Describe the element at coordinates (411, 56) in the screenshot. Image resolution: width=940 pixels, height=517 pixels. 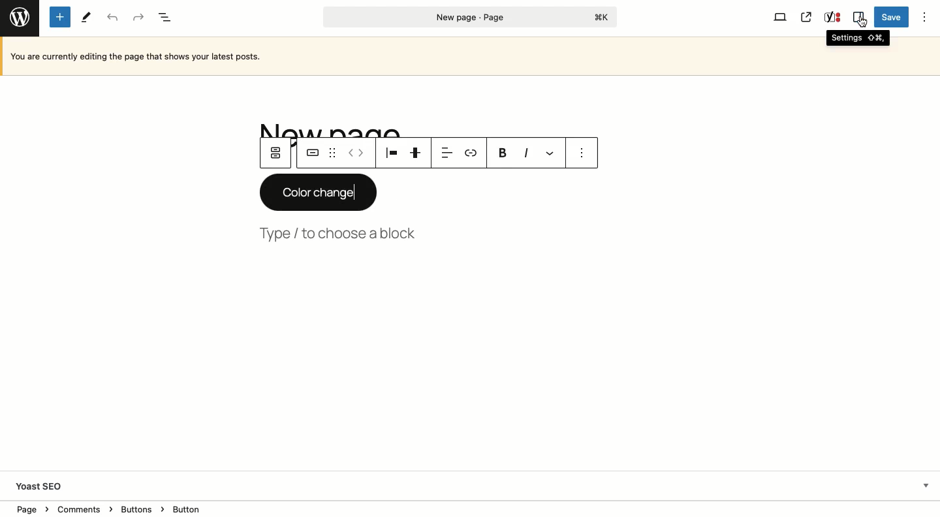
I see `Currently editing the page that show your latest posts` at that location.